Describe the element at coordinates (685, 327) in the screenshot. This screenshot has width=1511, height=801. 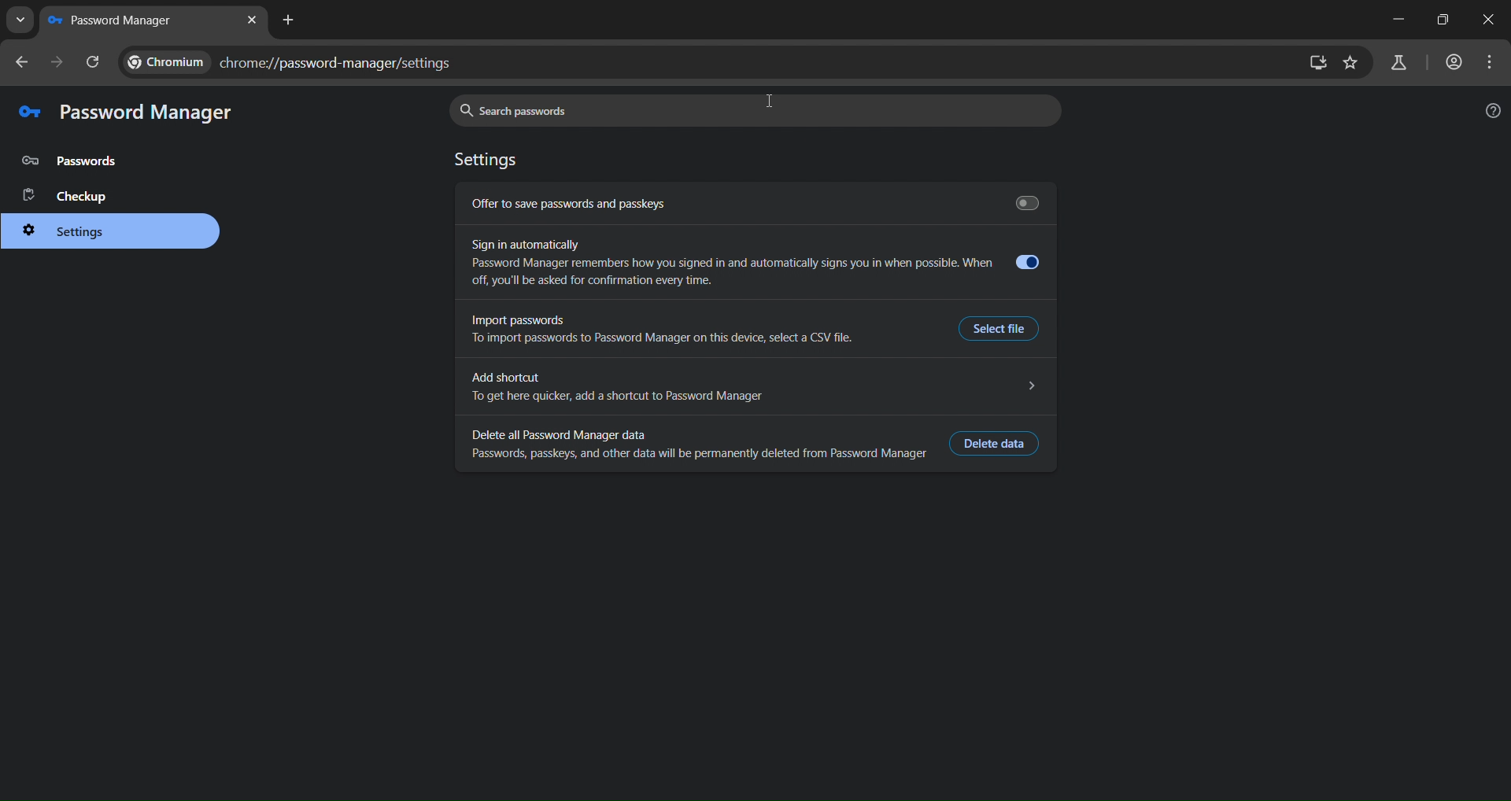
I see `import passwords To import passwords to Password Manager on this device, select a CSV file` at that location.